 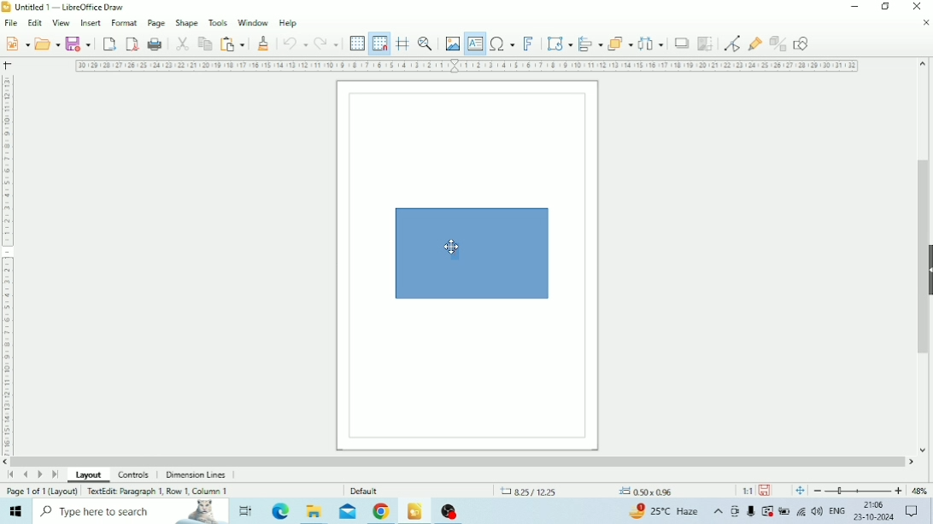 What do you see at coordinates (735, 511) in the screenshot?
I see `Meet Now` at bounding box center [735, 511].